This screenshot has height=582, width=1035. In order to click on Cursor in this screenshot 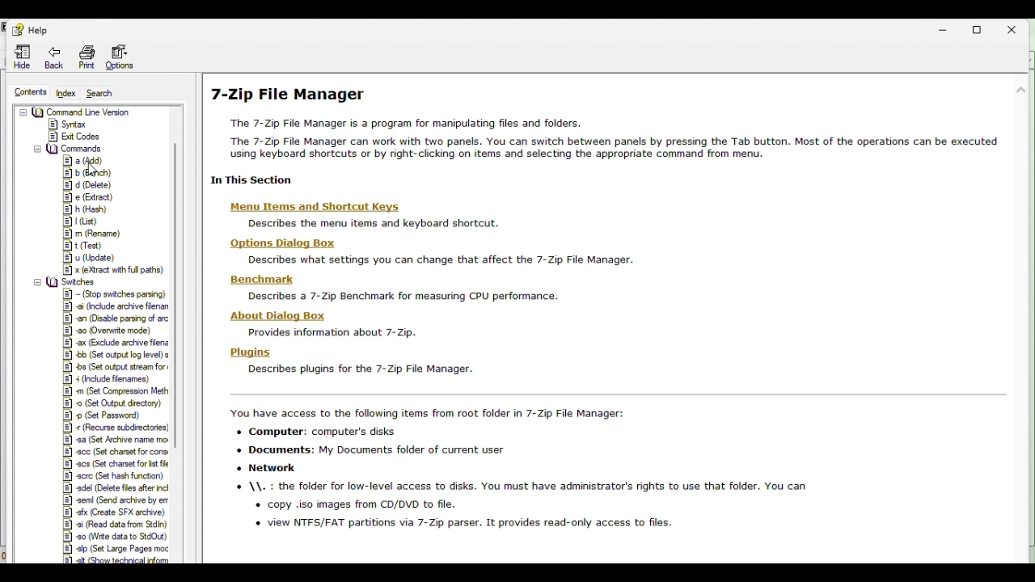, I will do `click(95, 169)`.